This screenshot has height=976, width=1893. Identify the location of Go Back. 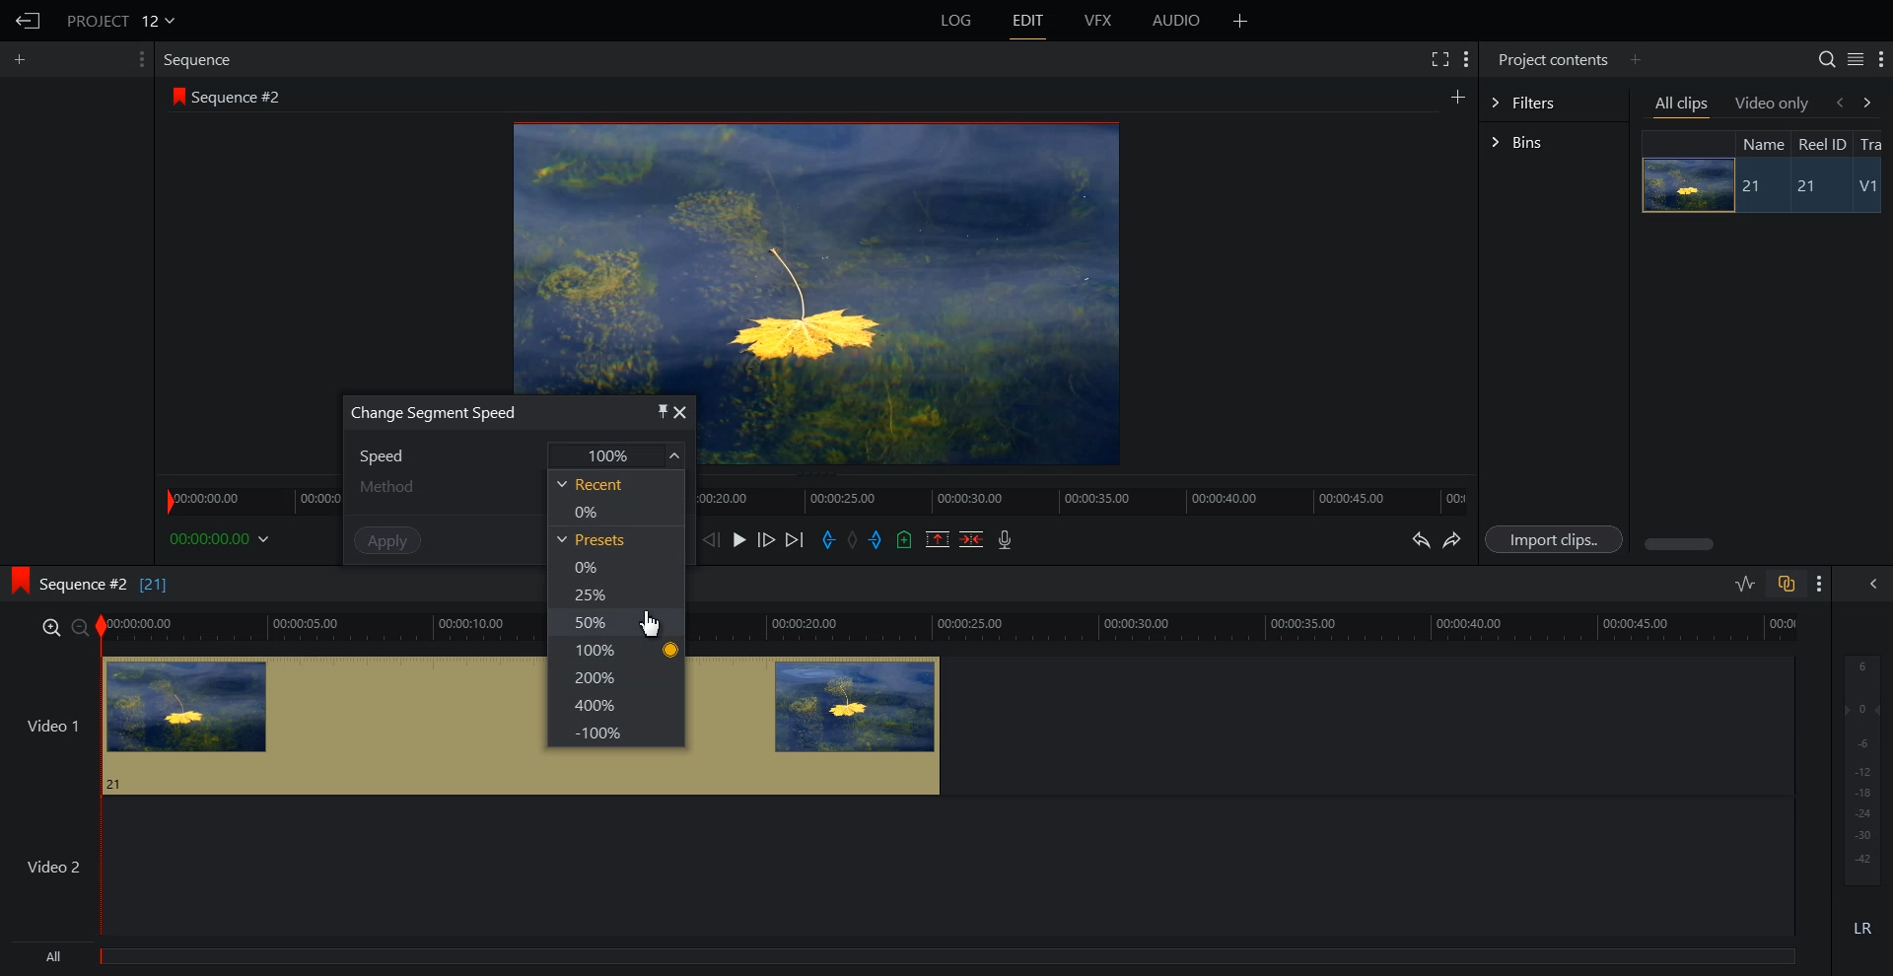
(29, 22).